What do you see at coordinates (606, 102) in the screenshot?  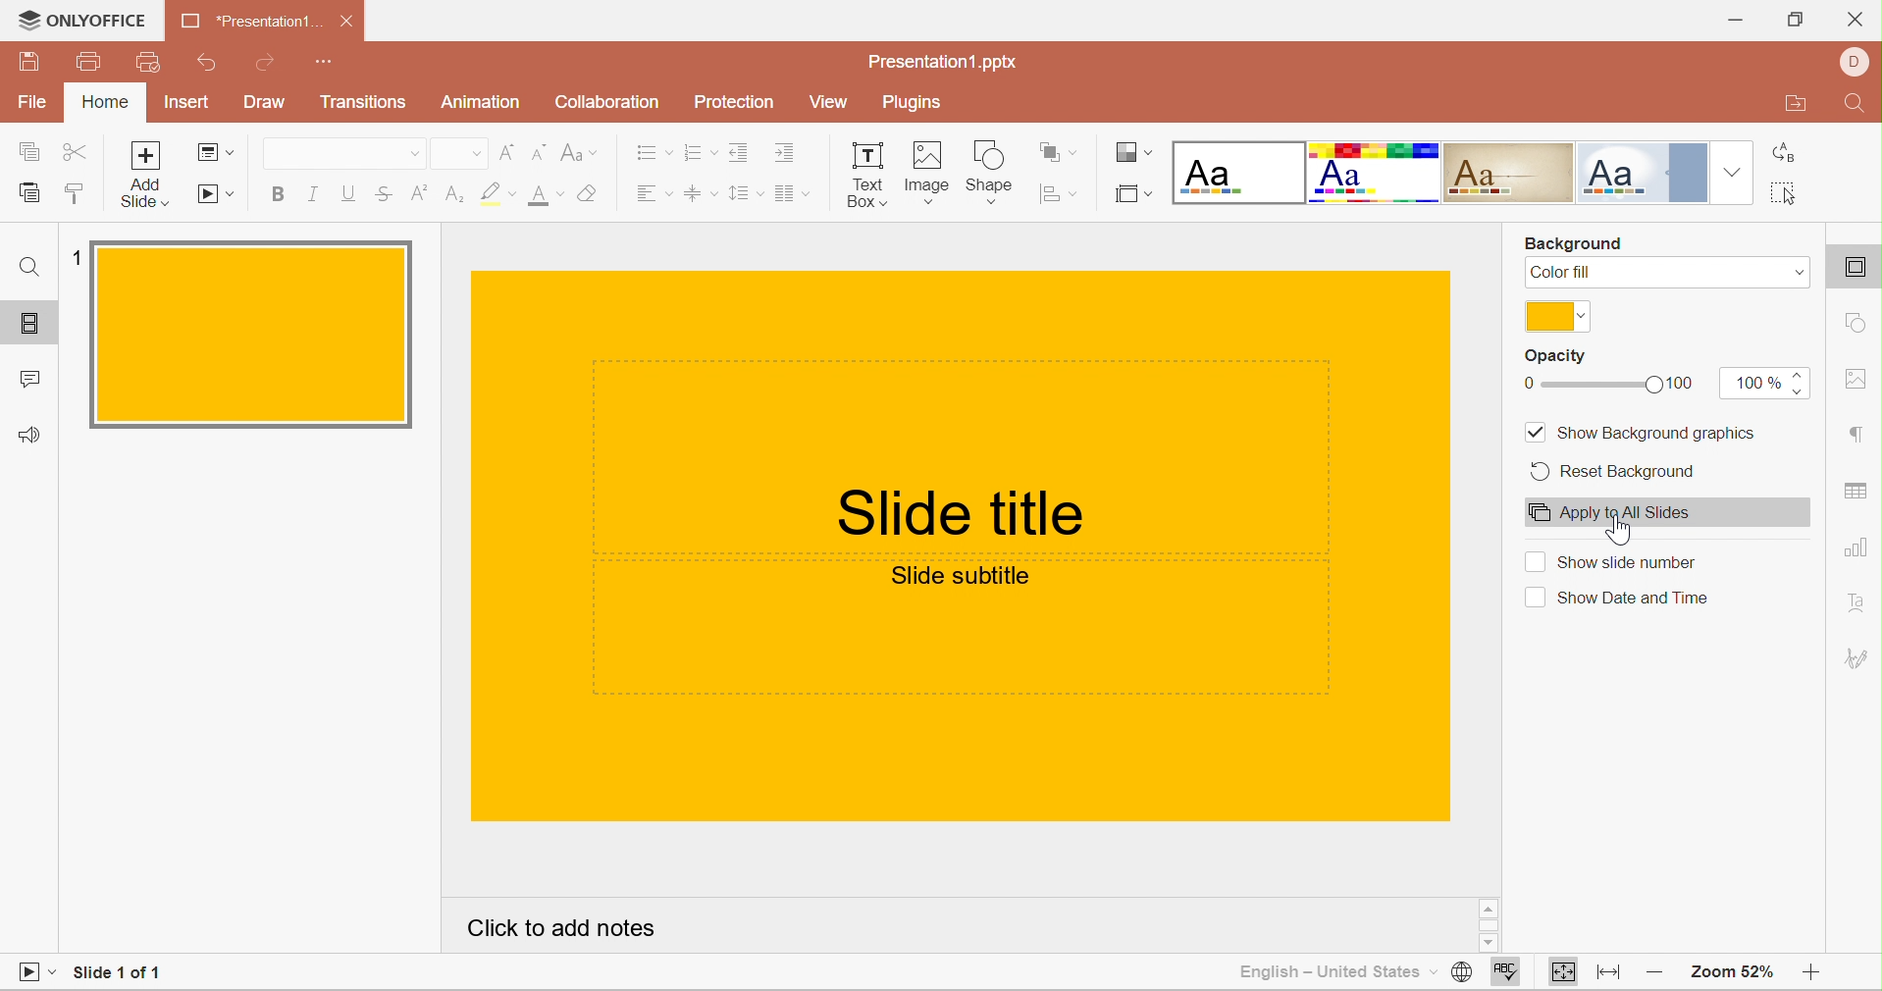 I see `Collaboration` at bounding box center [606, 102].